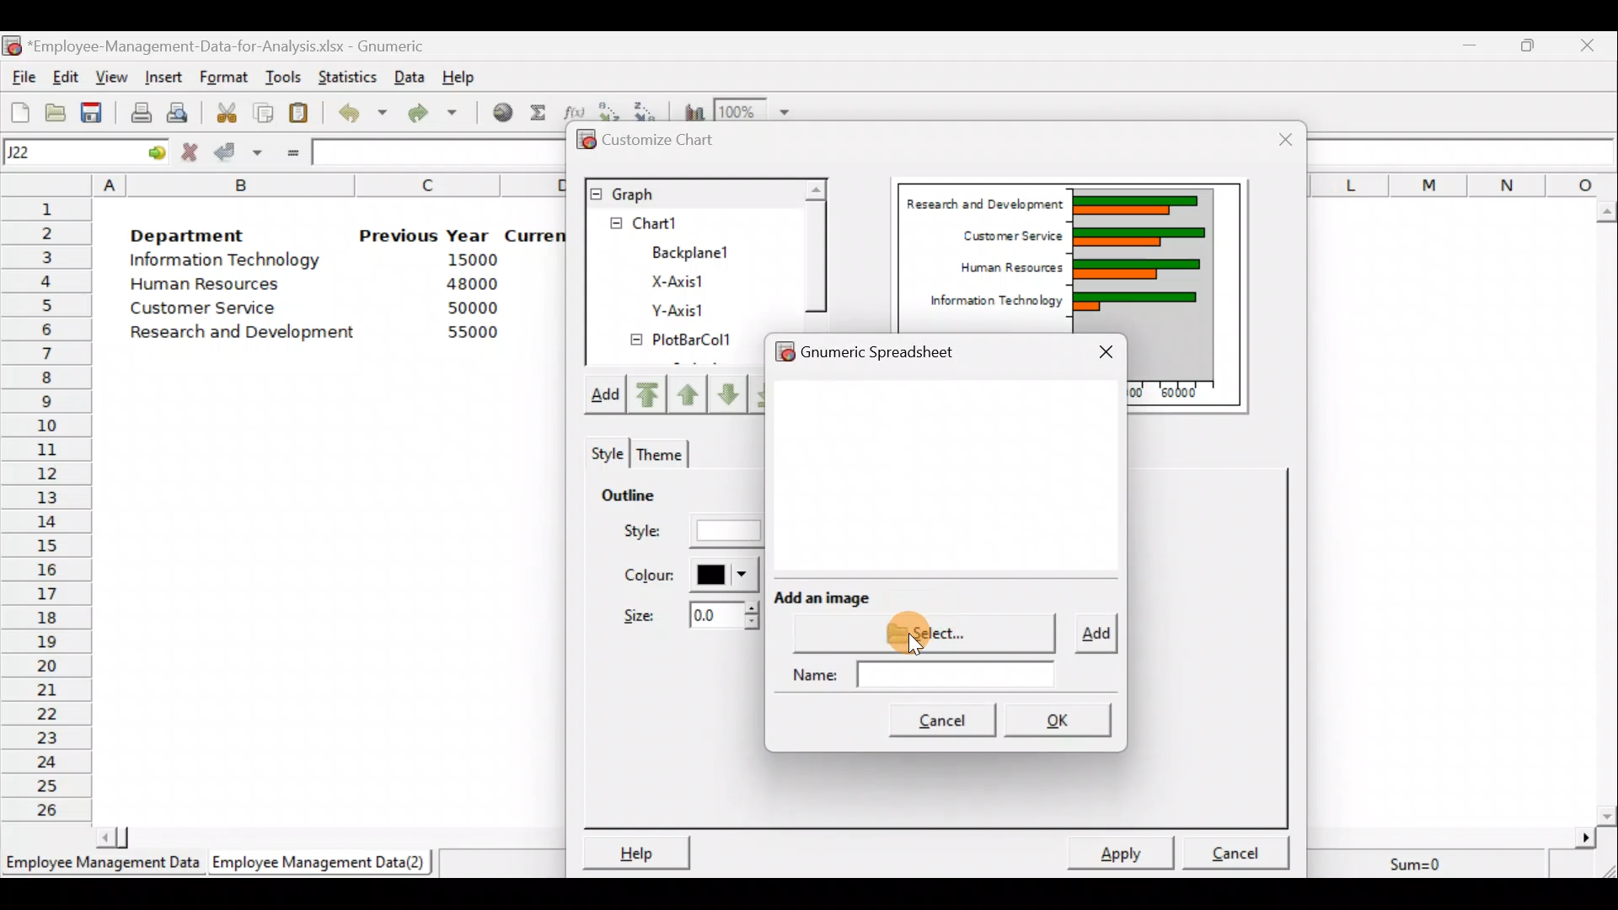 The height and width of the screenshot is (910, 1618). What do you see at coordinates (823, 593) in the screenshot?
I see `Add an image` at bounding box center [823, 593].